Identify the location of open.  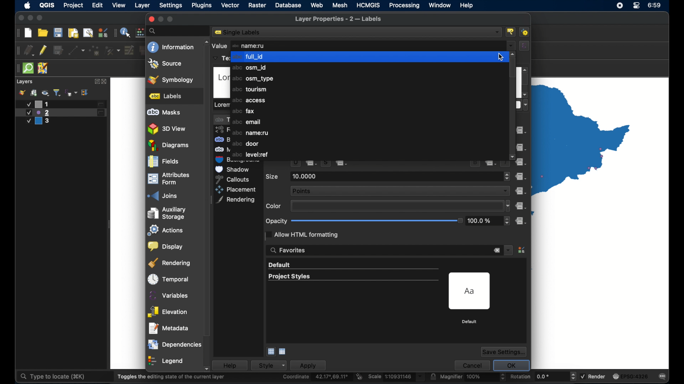
(43, 32).